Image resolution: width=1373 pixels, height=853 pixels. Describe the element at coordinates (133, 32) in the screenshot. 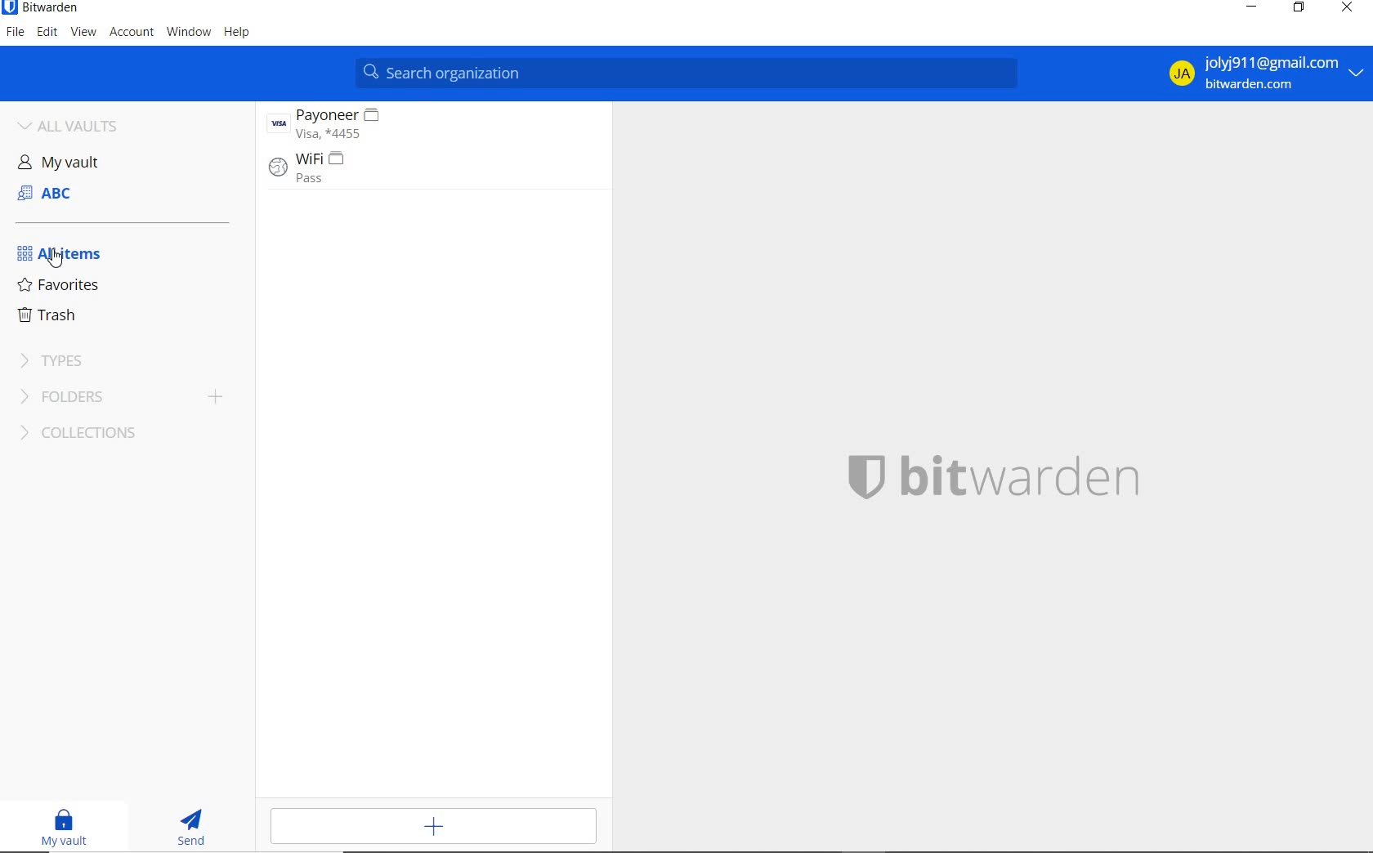

I see `ACCOUNT` at that location.